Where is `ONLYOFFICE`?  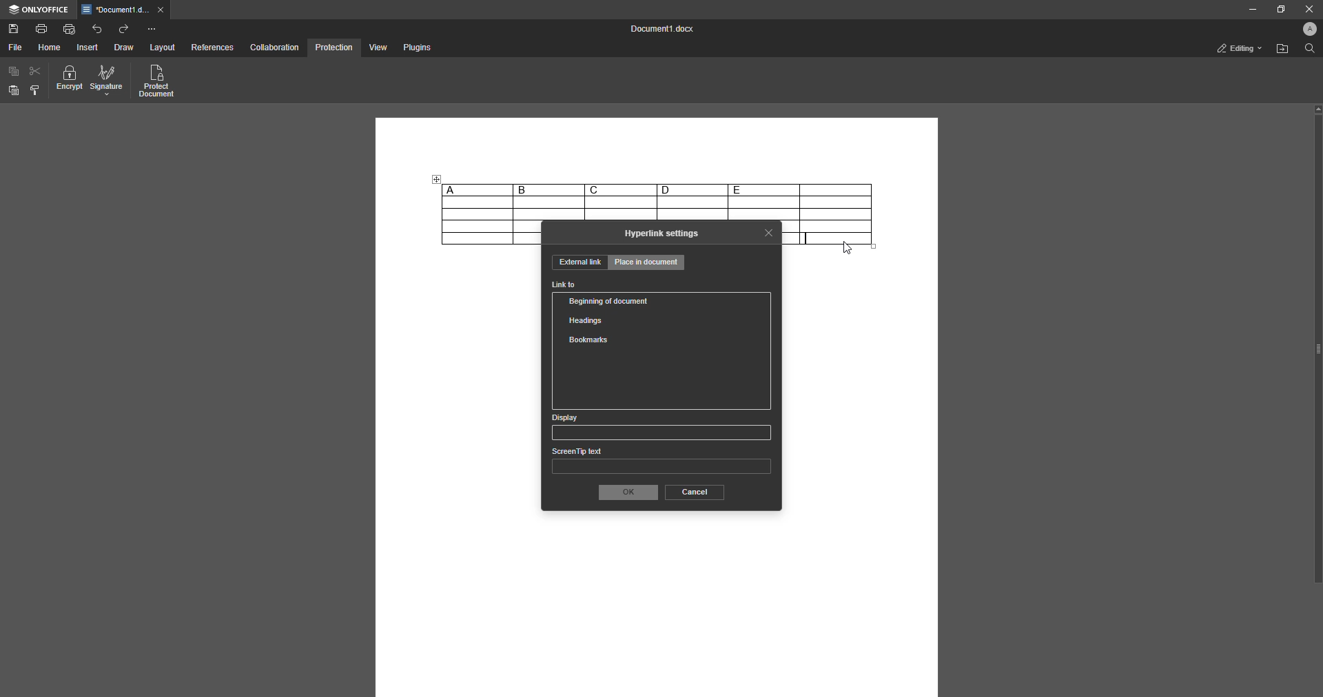
ONLYOFFICE is located at coordinates (39, 10).